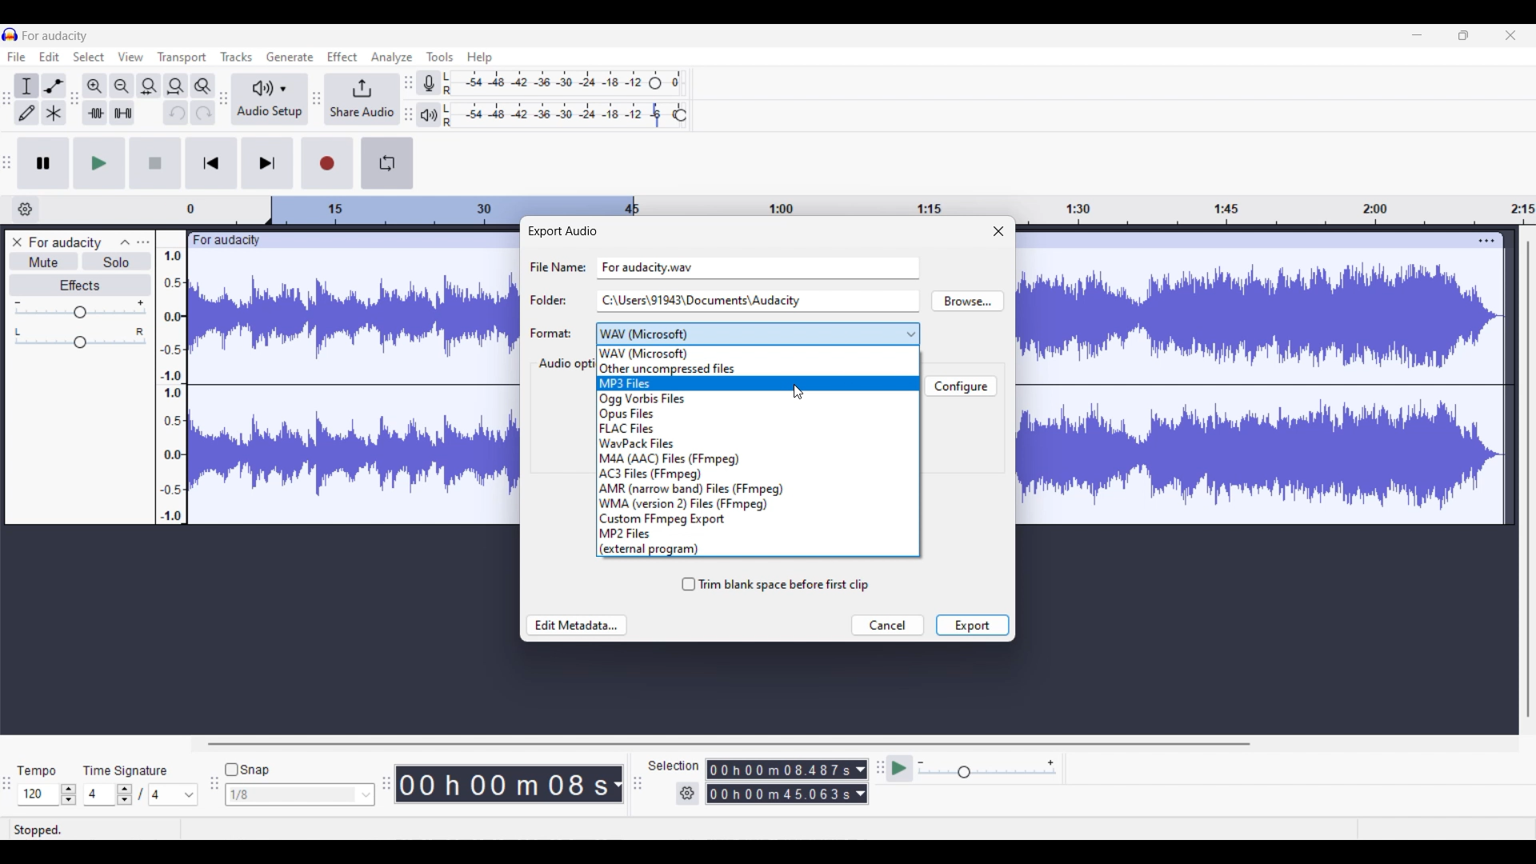 This screenshot has width=1536, height=864. What do you see at coordinates (43, 163) in the screenshot?
I see `Pause` at bounding box center [43, 163].